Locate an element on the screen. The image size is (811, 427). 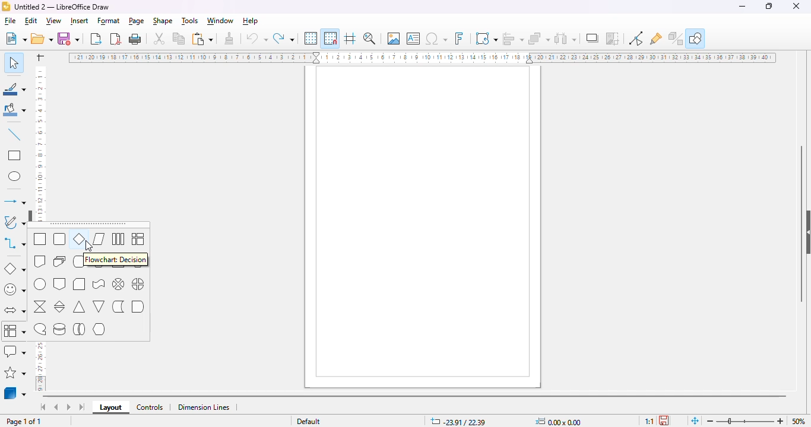
slide master name is located at coordinates (308, 422).